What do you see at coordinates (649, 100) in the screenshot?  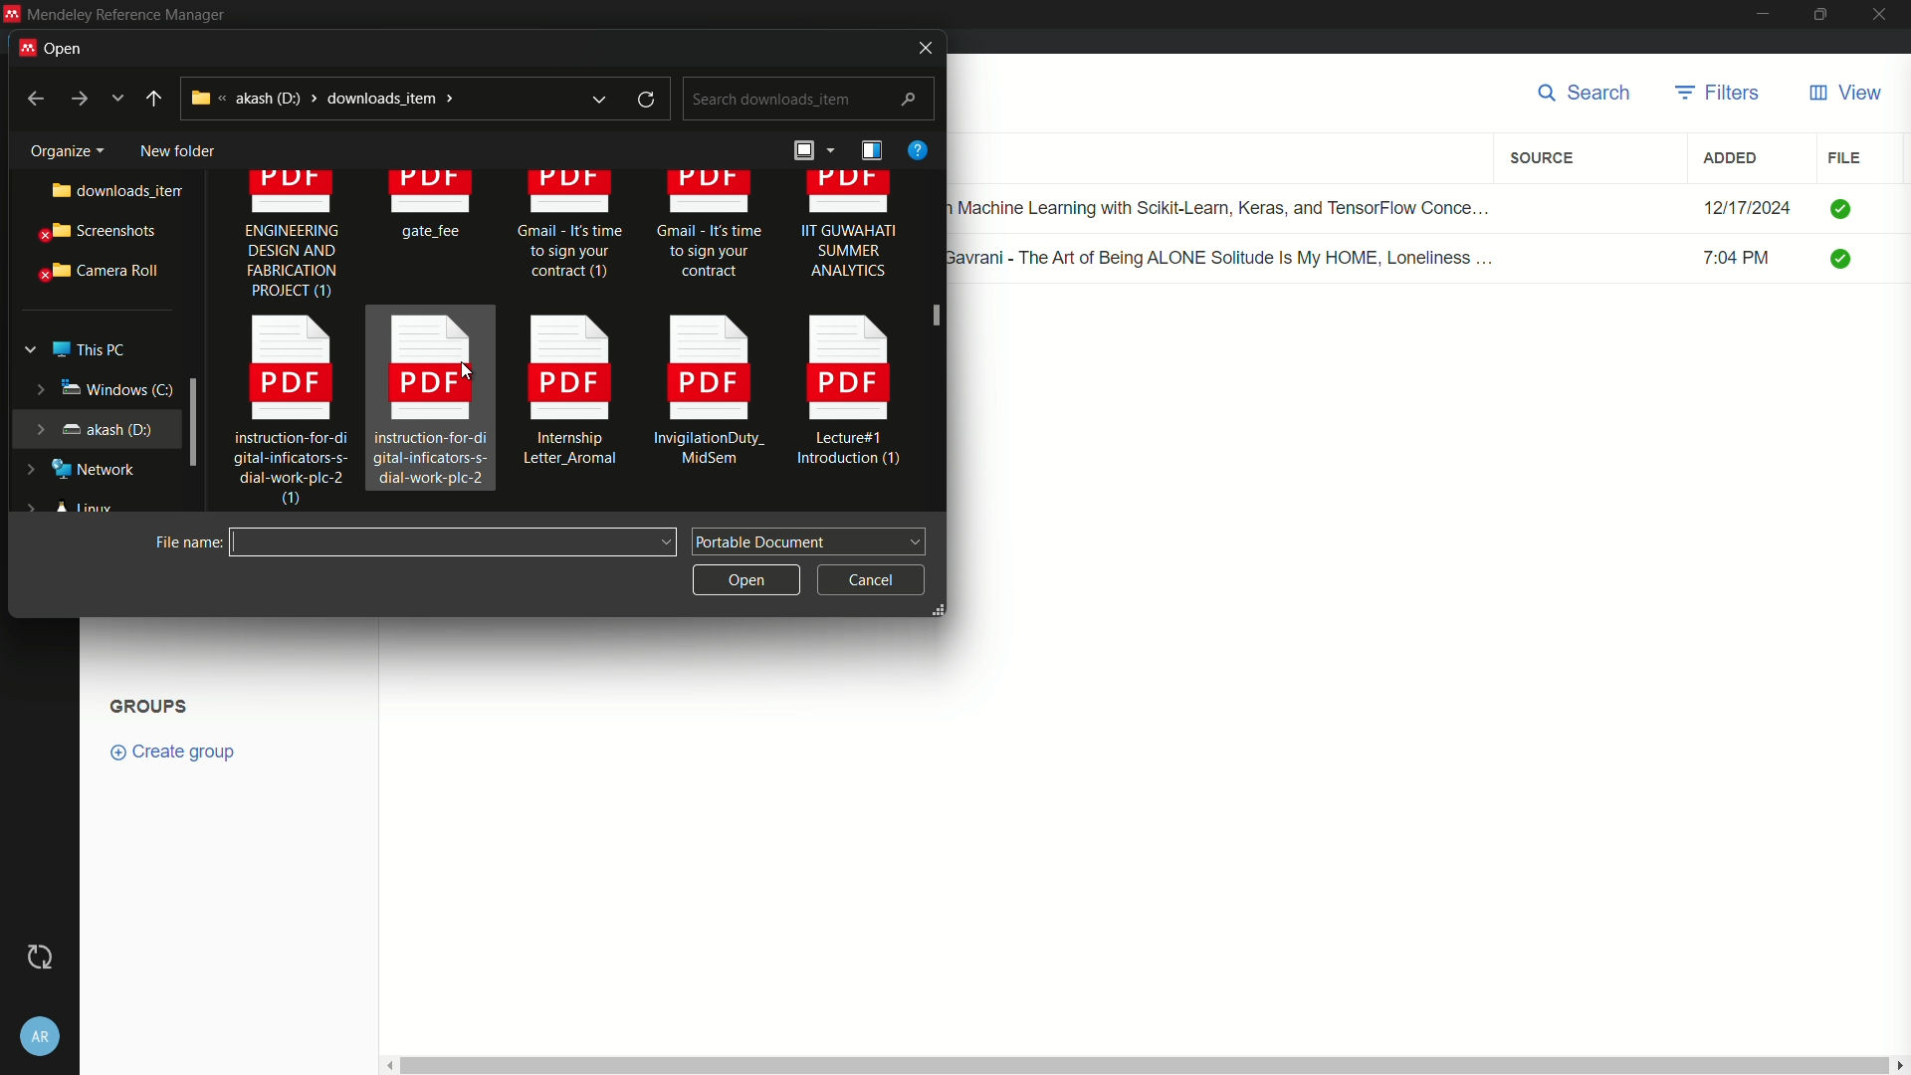 I see `refresh` at bounding box center [649, 100].